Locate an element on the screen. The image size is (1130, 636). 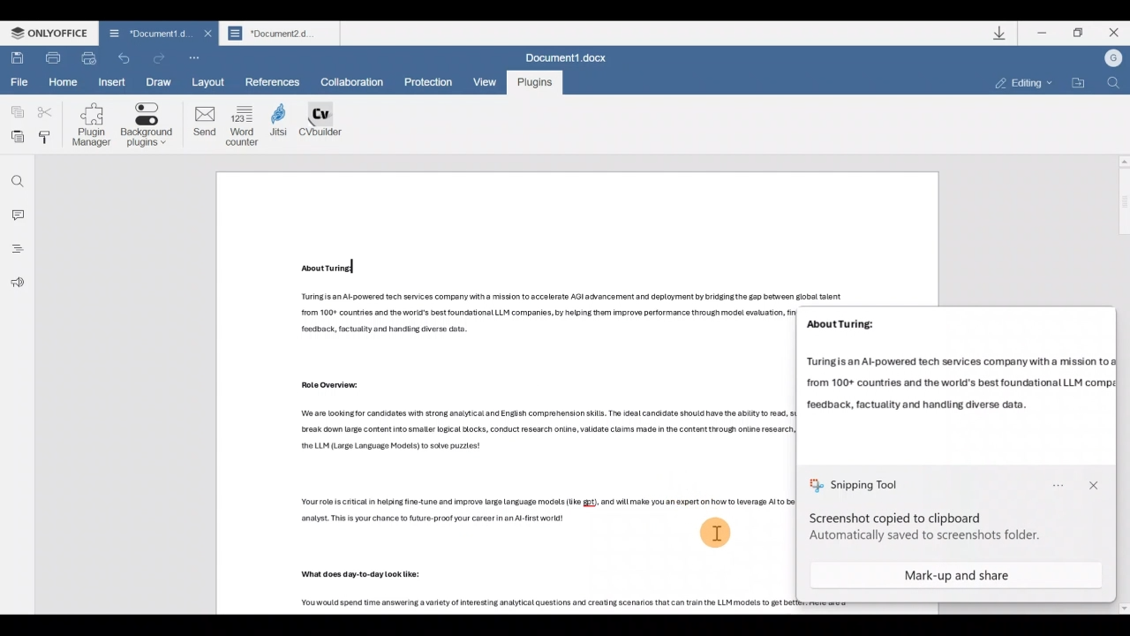
Paste is located at coordinates (15, 138).